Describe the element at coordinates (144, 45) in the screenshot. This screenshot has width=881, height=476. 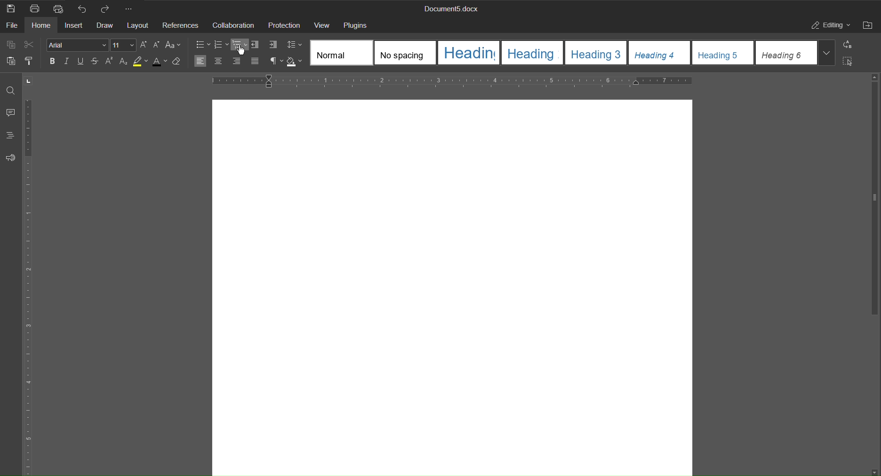
I see `Uppercase` at that location.